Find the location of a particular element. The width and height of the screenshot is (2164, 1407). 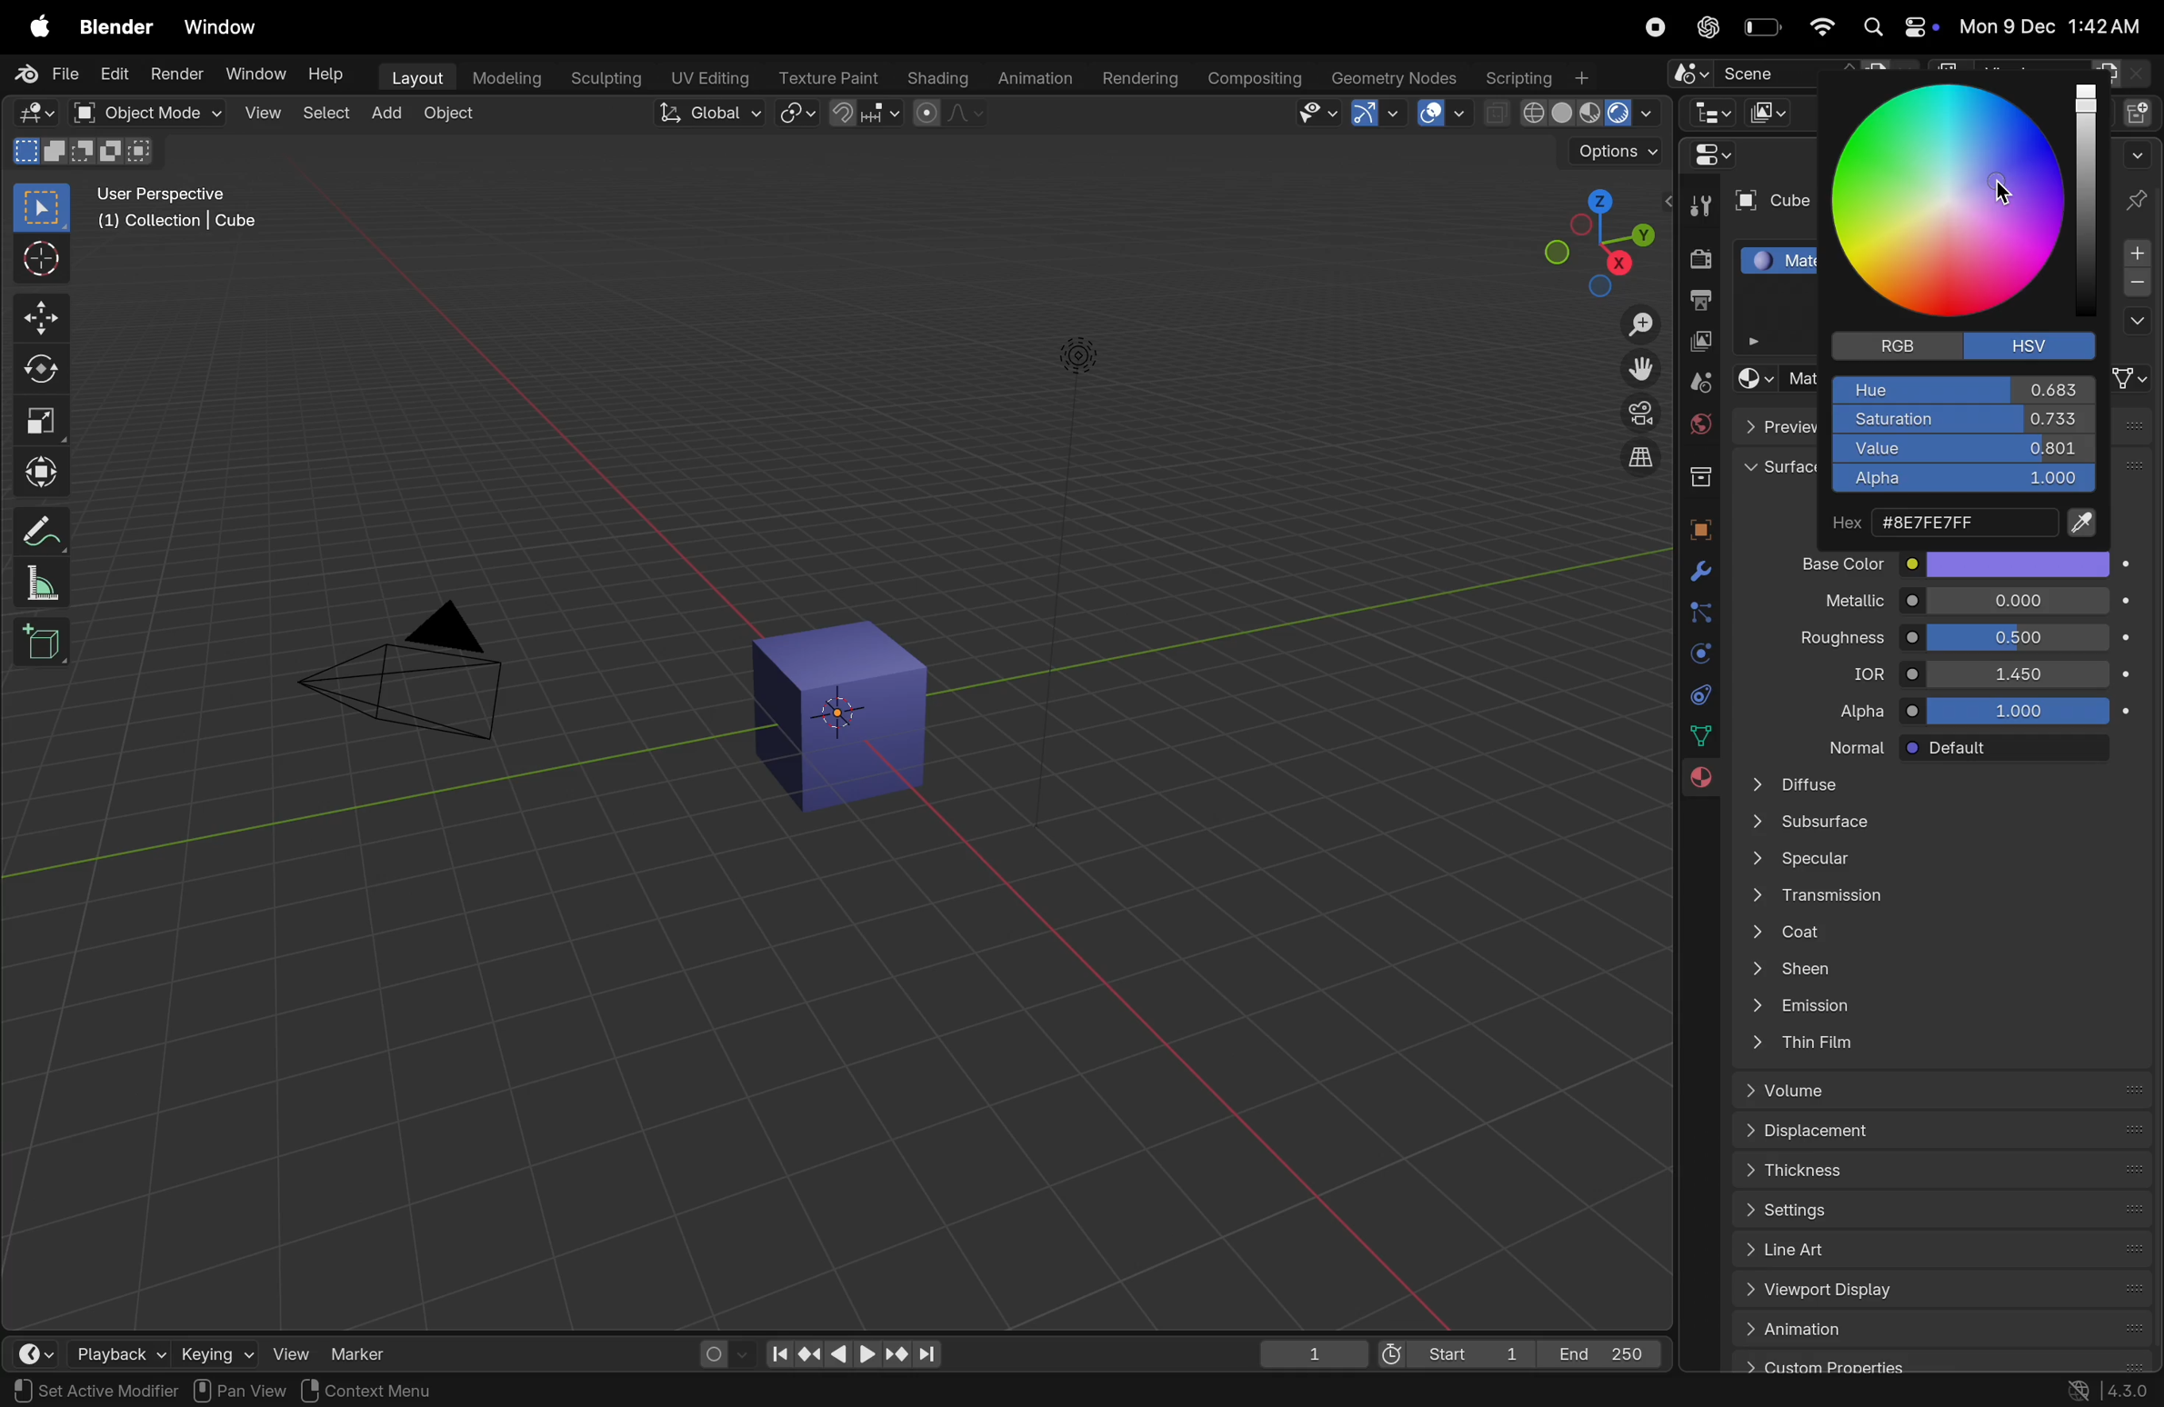

Blender menu is located at coordinates (115, 26).